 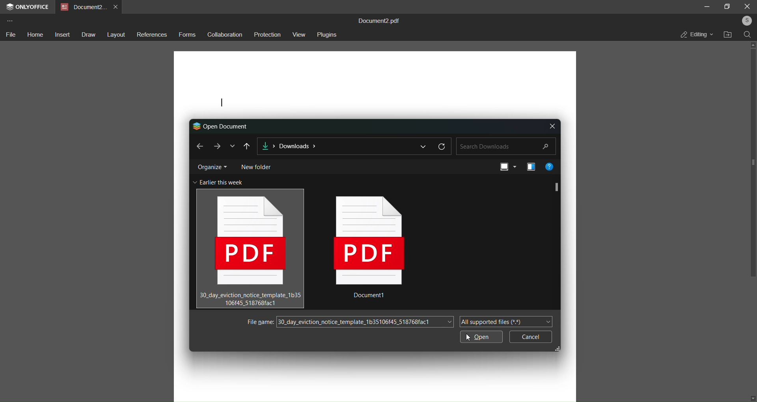 I want to click on list, so click(x=232, y=146).